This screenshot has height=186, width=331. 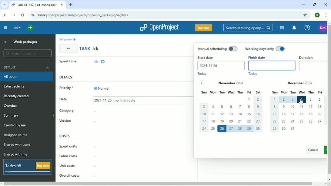 What do you see at coordinates (17, 96) in the screenshot?
I see `Recently added` at bounding box center [17, 96].